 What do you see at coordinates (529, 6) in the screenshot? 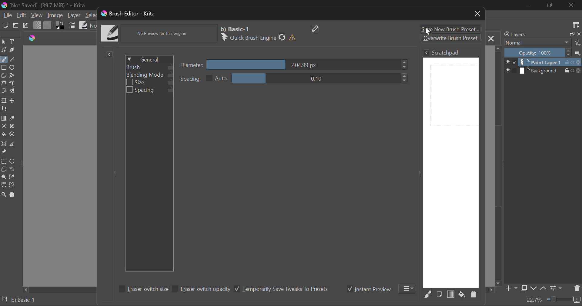
I see `Restore Down` at bounding box center [529, 6].